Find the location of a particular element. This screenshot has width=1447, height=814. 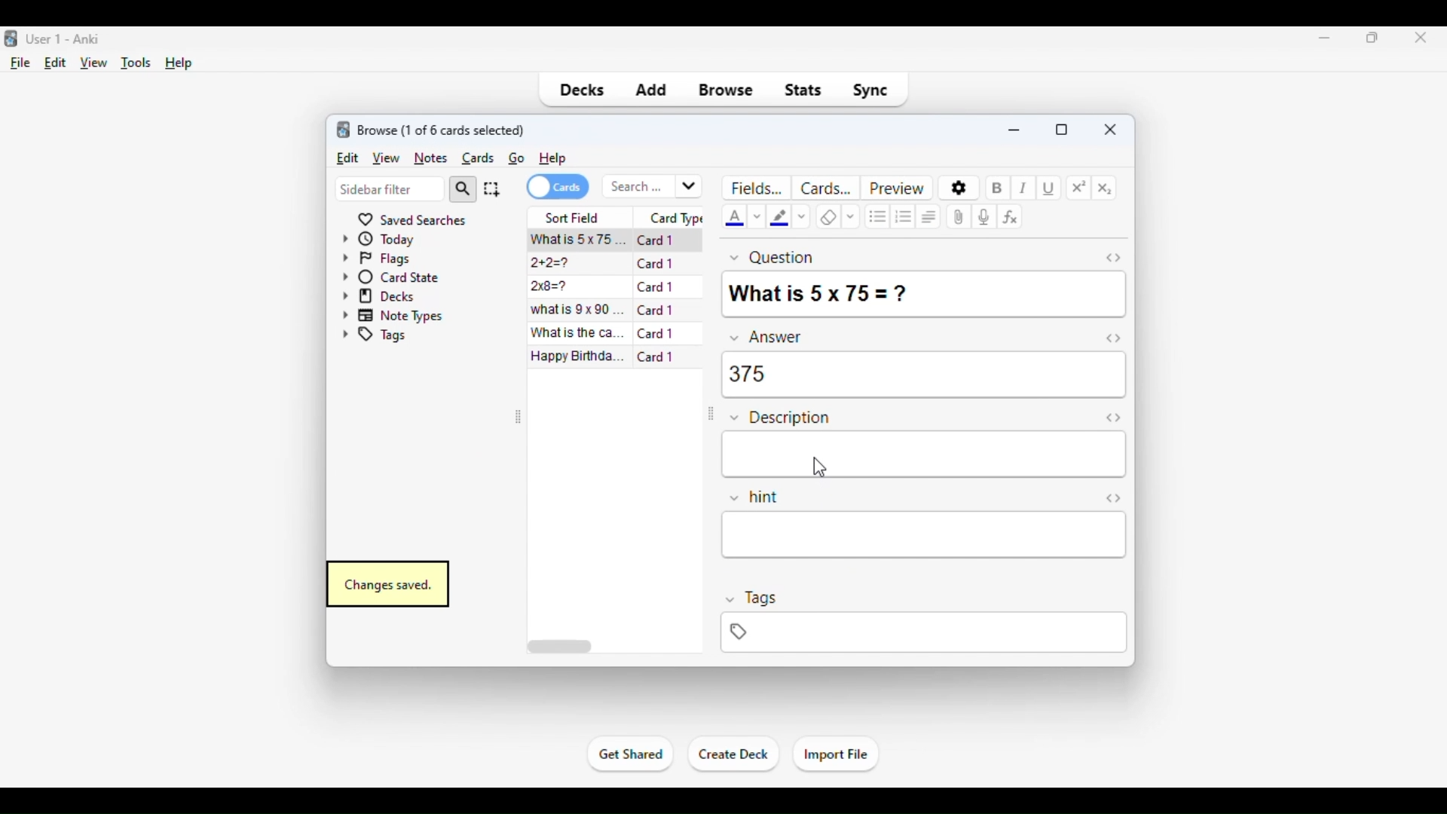

cursor is located at coordinates (821, 467).